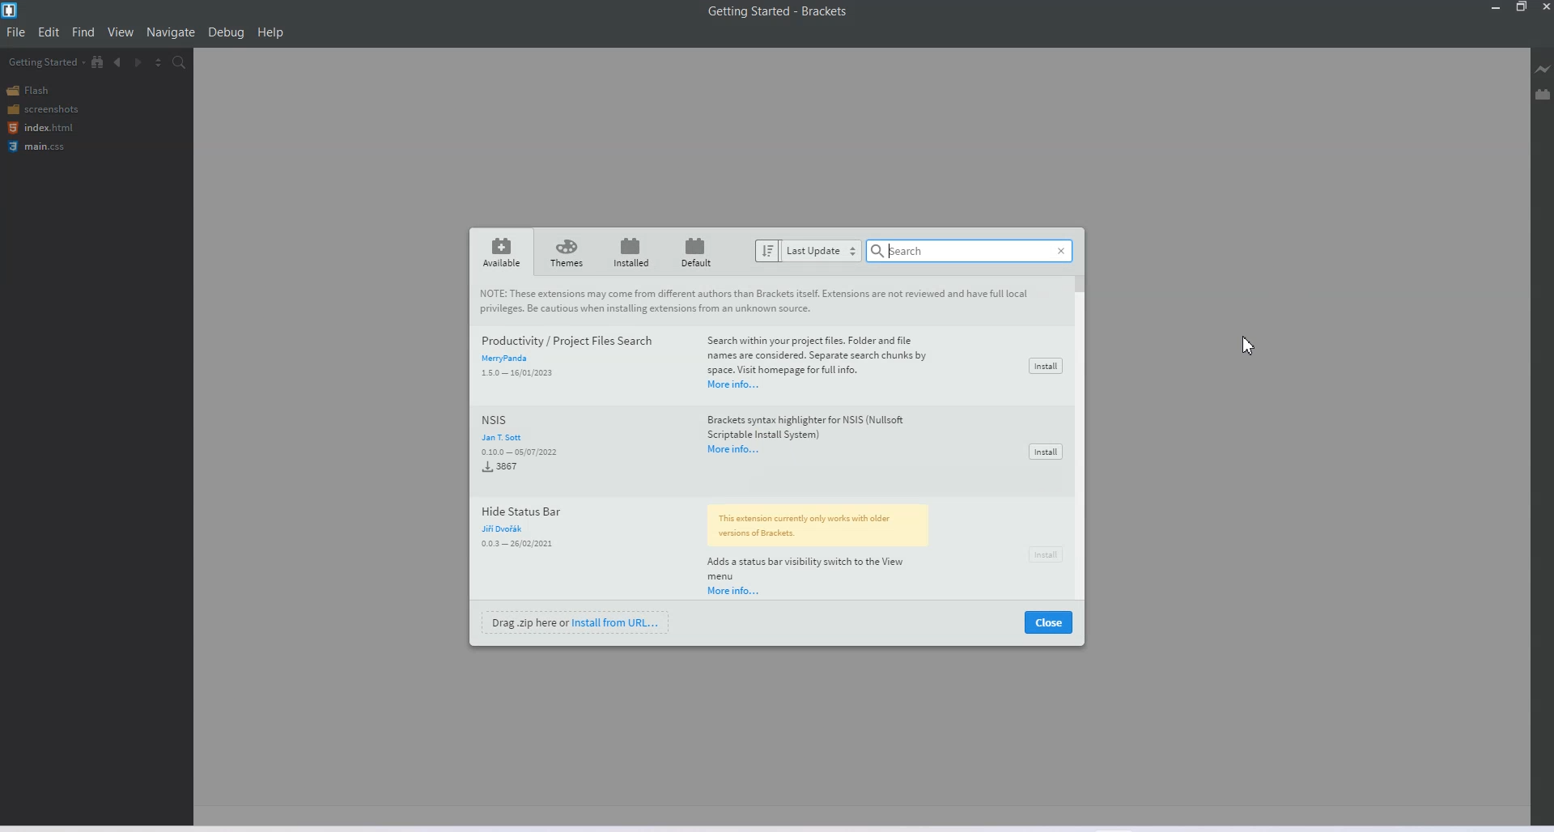 The image size is (1554, 832). Describe the element at coordinates (1045, 364) in the screenshot. I see `install` at that location.